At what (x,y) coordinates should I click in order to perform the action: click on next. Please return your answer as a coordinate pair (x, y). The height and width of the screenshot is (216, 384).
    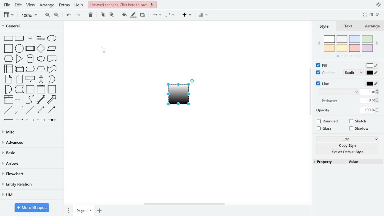
    Looking at the image, I should click on (378, 44).